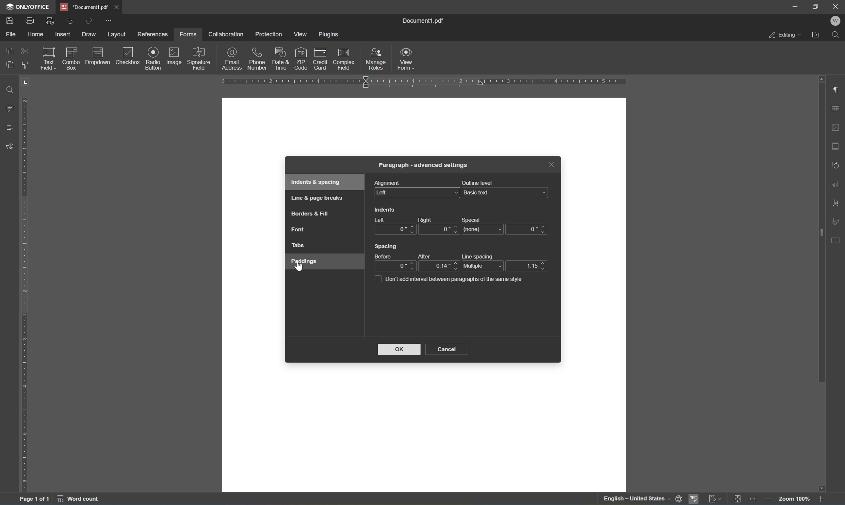 The width and height of the screenshot is (845, 505). What do you see at coordinates (838, 240) in the screenshot?
I see `form settings` at bounding box center [838, 240].